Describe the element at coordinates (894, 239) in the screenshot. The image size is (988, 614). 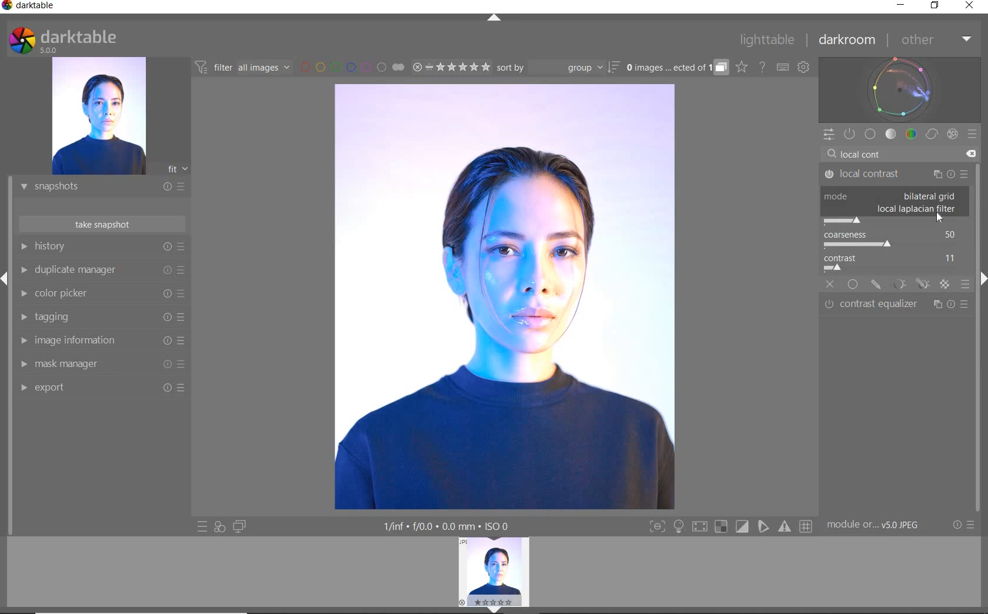
I see `coarseness` at that location.